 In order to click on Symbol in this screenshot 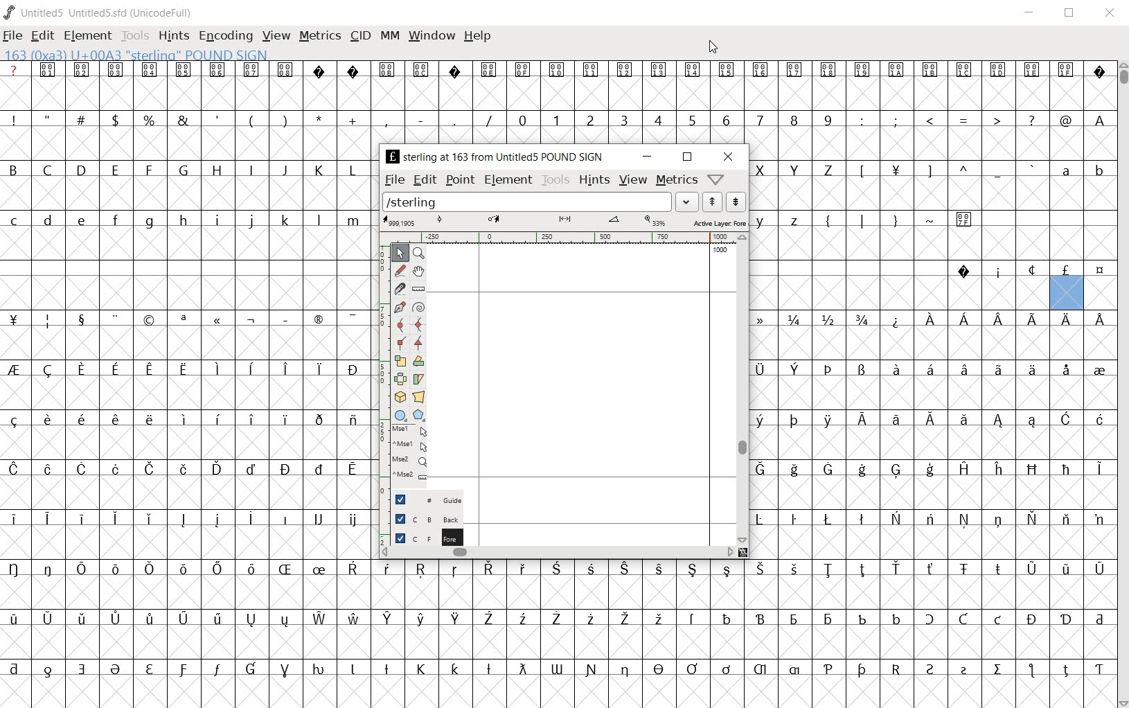, I will do `click(1066, 668)`.